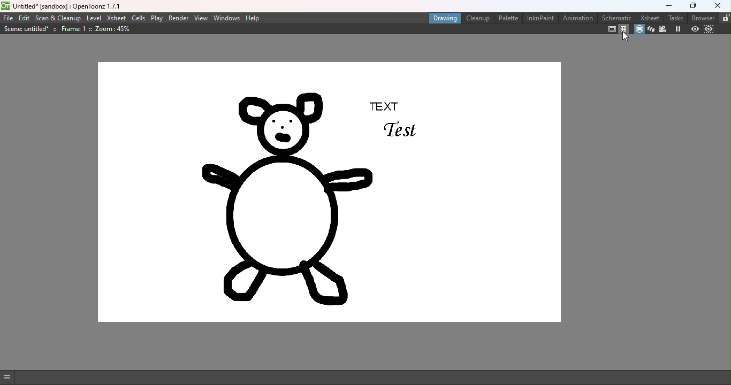  What do you see at coordinates (639, 29) in the screenshot?
I see `Camera stand view` at bounding box center [639, 29].